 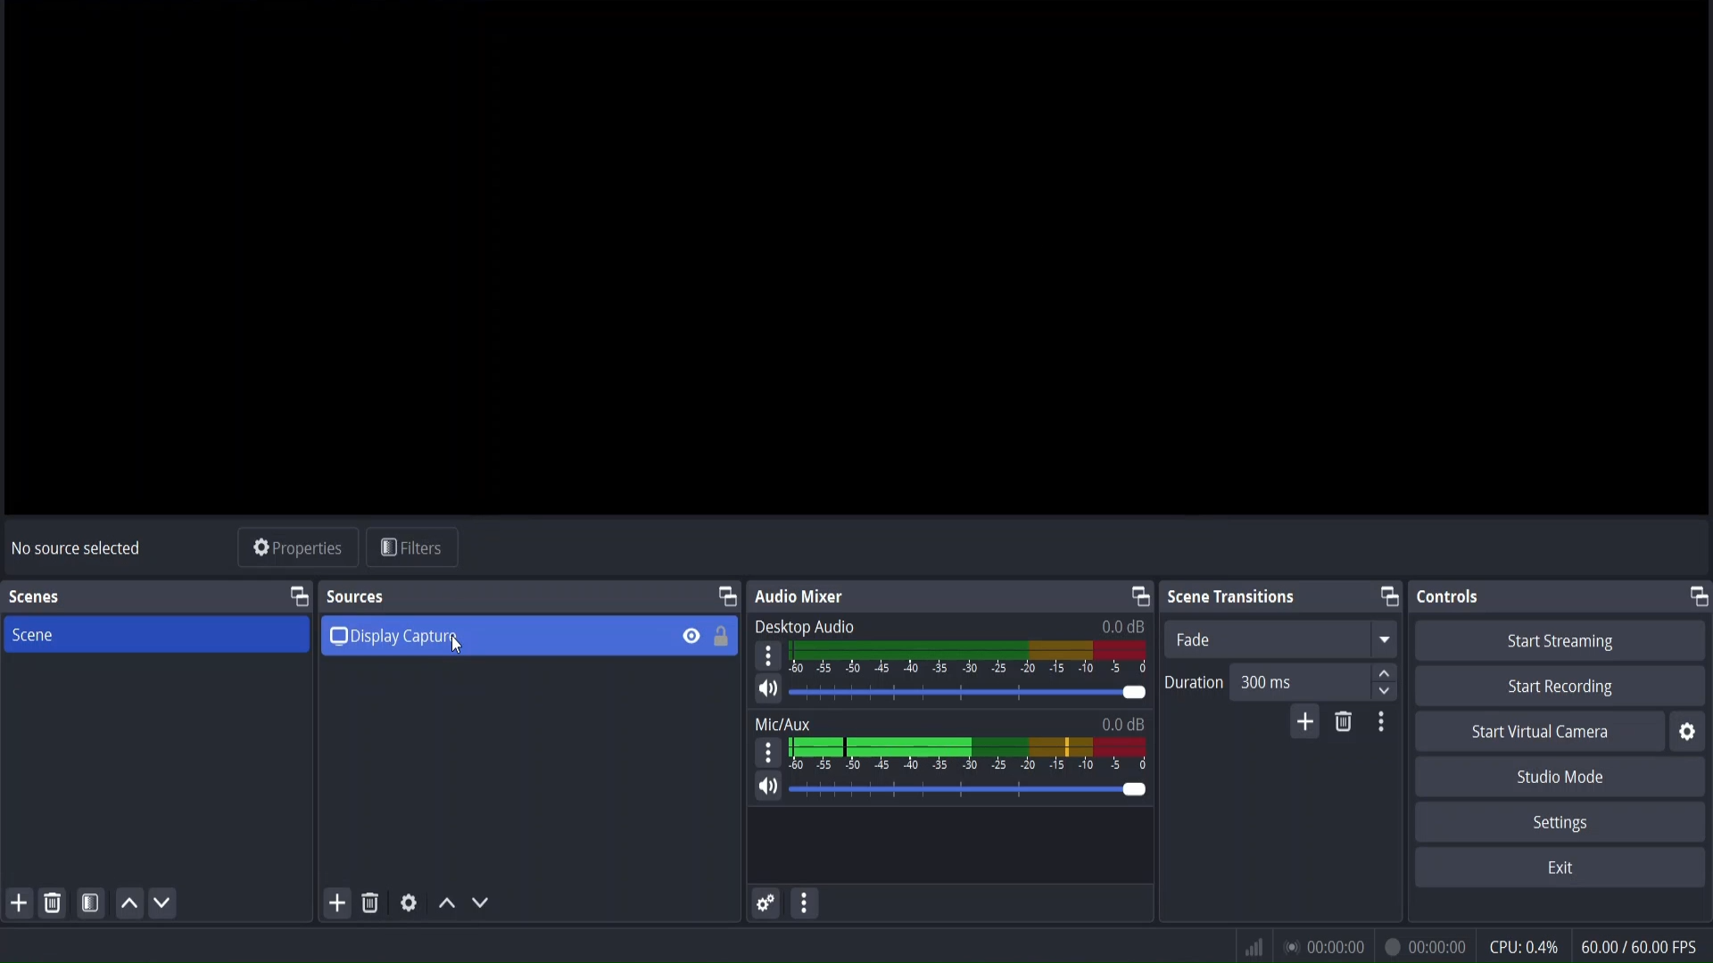 What do you see at coordinates (1390, 659) in the screenshot?
I see `up/down button` at bounding box center [1390, 659].